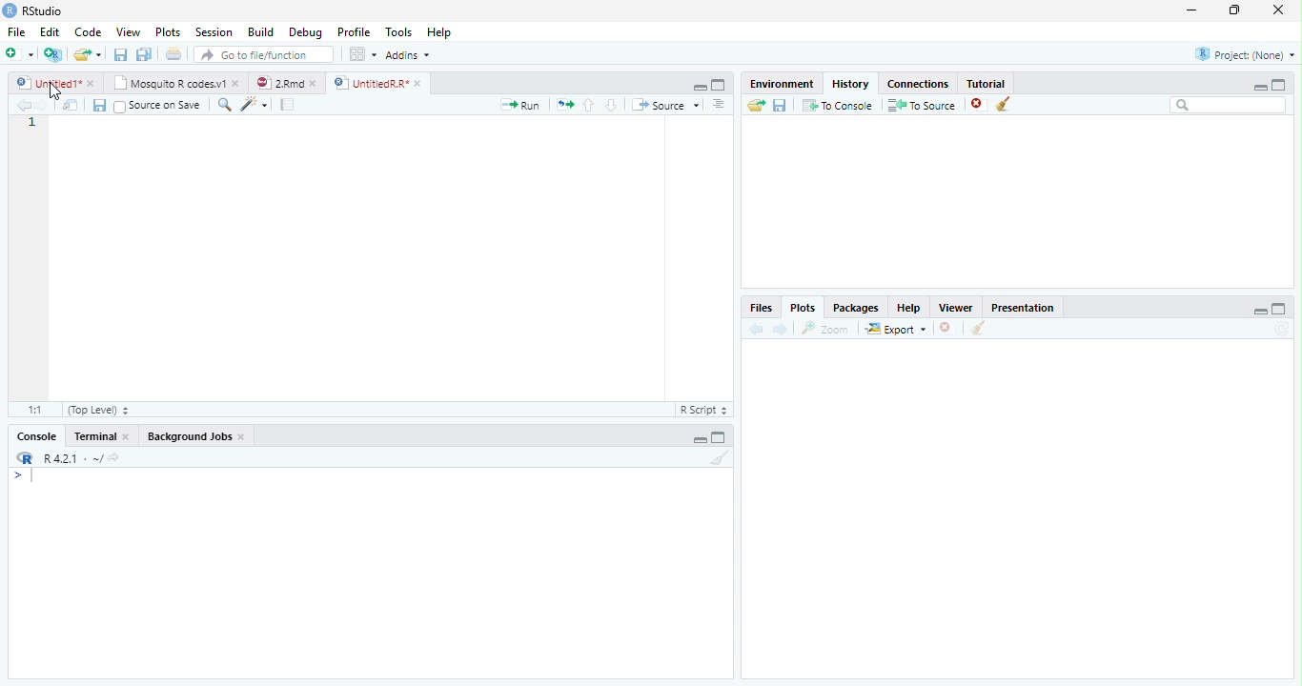  Describe the element at coordinates (254, 104) in the screenshot. I see `Code tools` at that location.